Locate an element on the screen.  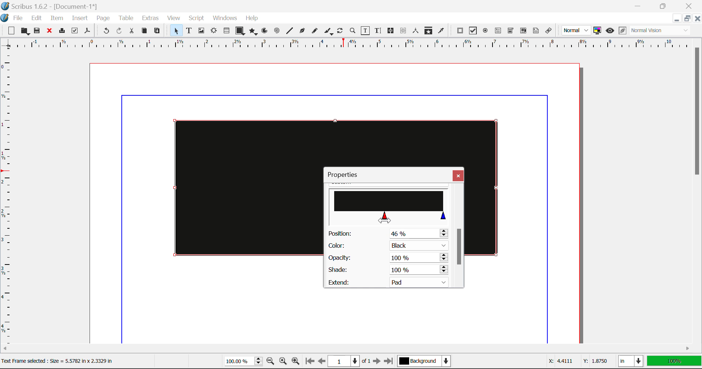
Line is located at coordinates (290, 31).